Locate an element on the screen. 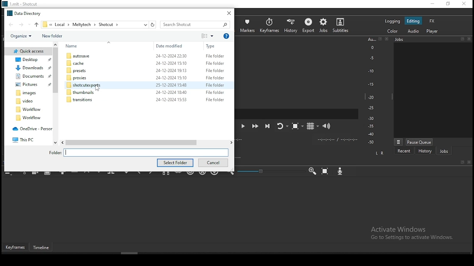 This screenshot has height=266, width=474. select folder is located at coordinates (175, 163).